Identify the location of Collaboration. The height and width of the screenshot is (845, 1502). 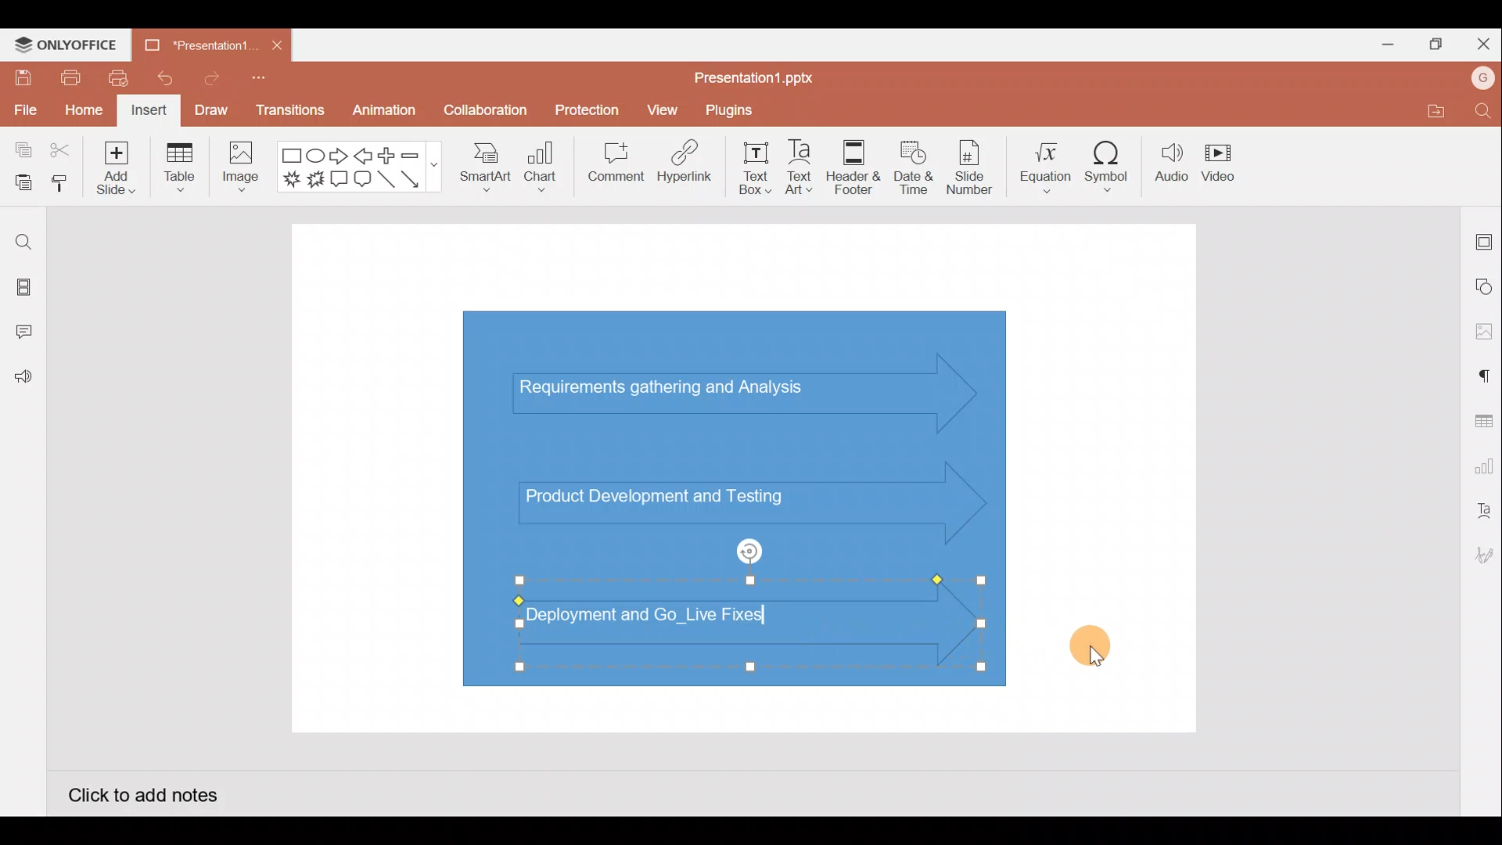
(483, 117).